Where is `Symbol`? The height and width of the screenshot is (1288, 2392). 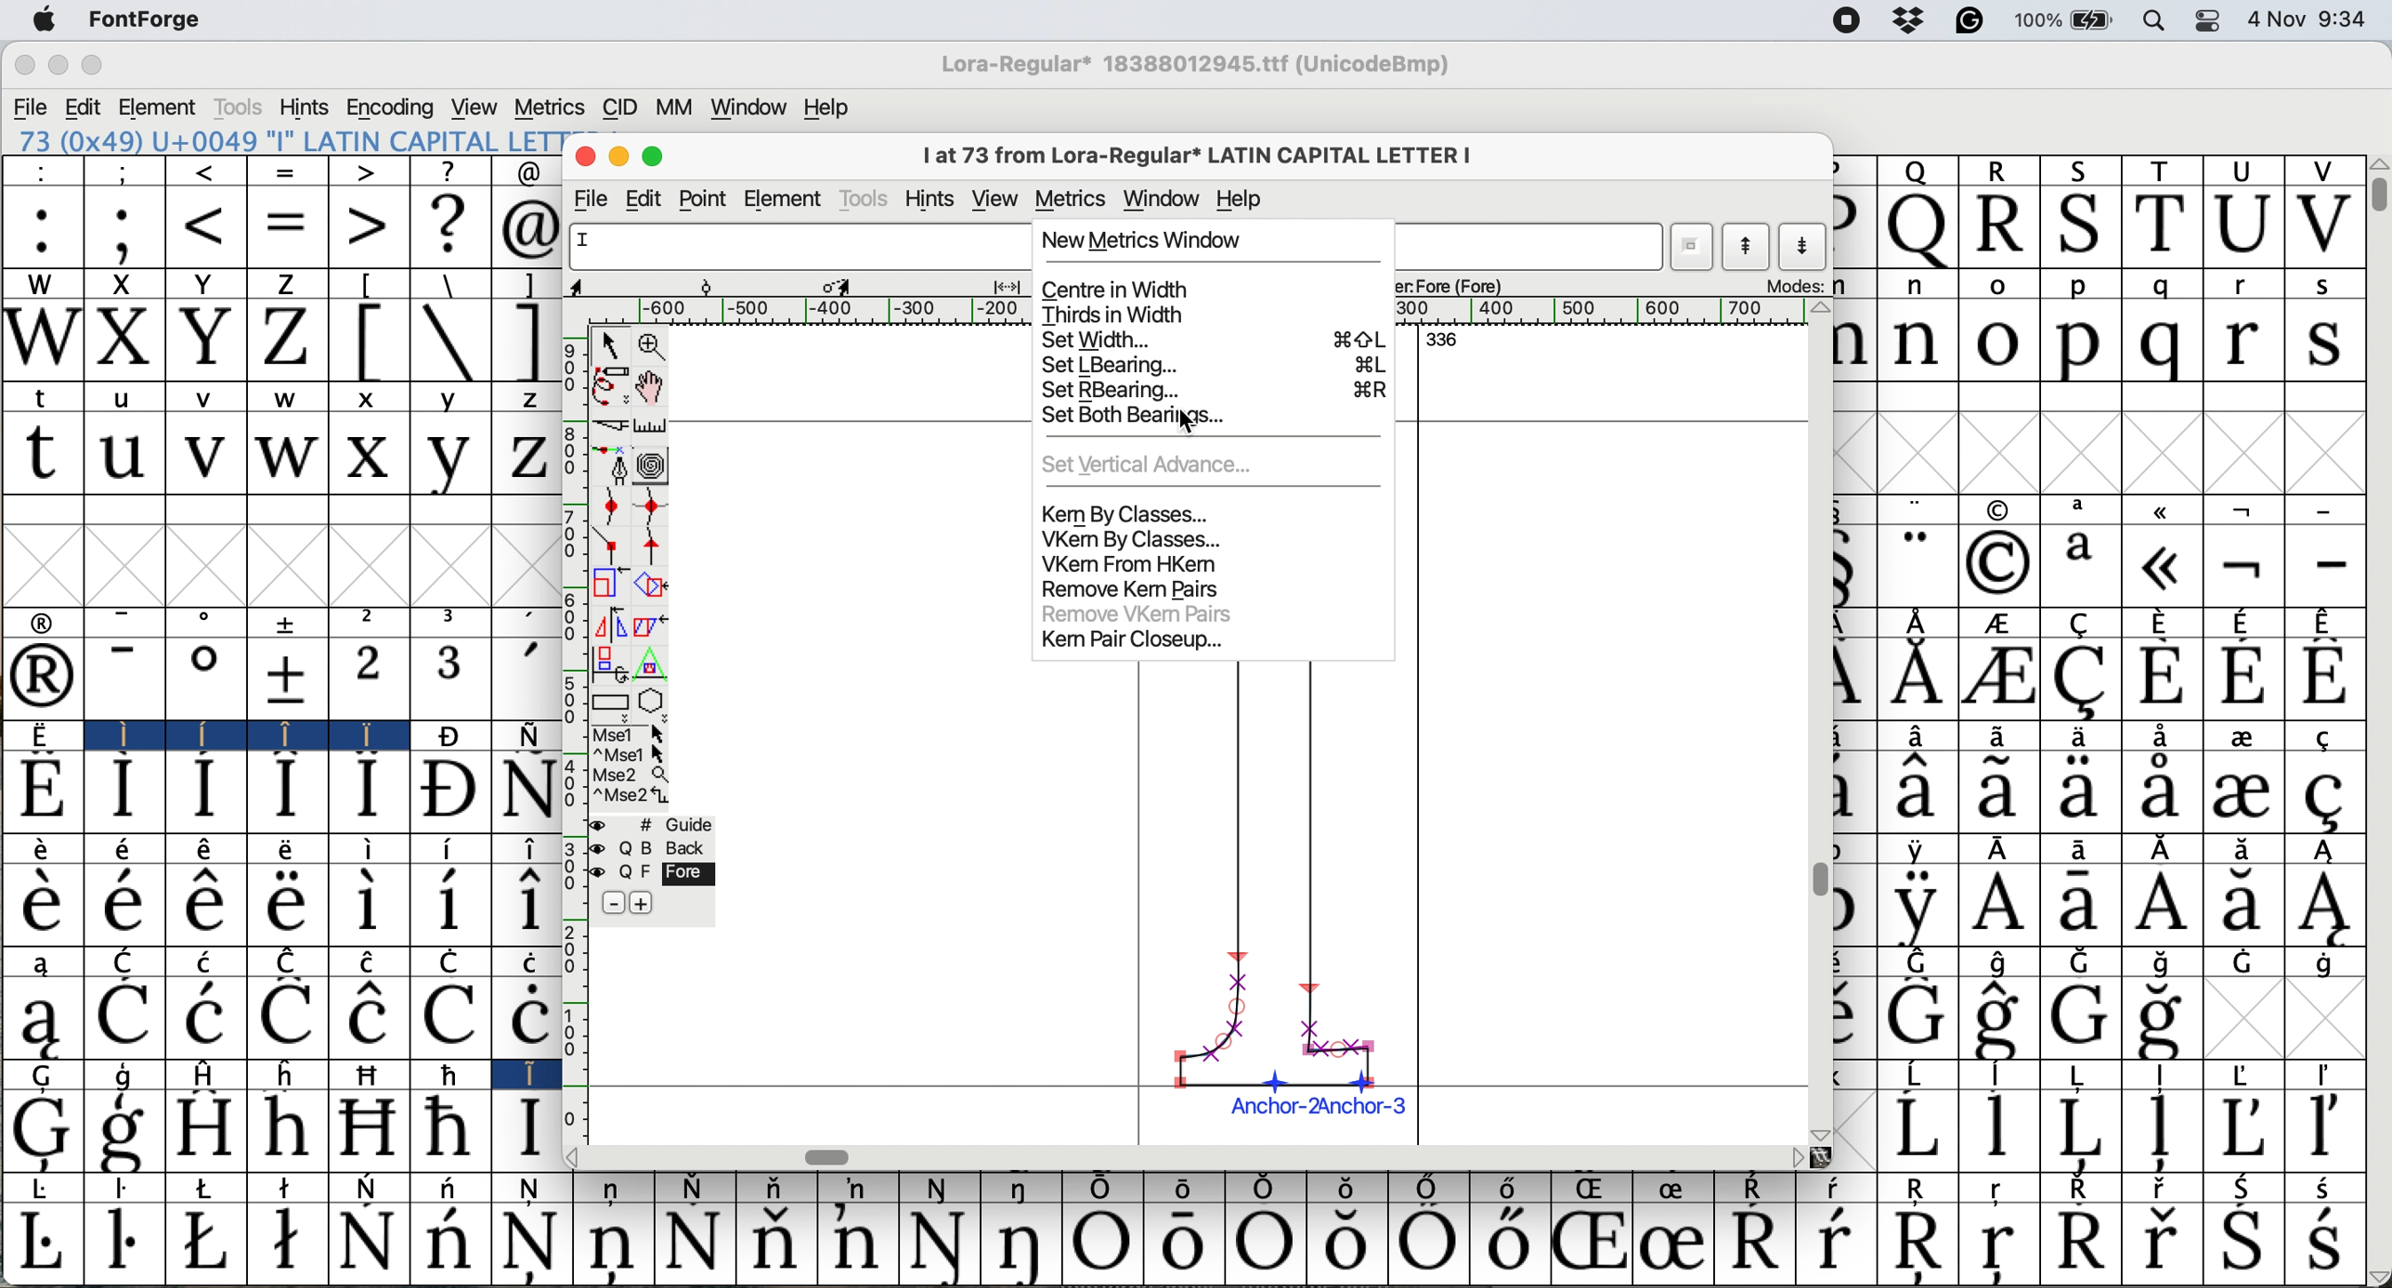 Symbol is located at coordinates (370, 1188).